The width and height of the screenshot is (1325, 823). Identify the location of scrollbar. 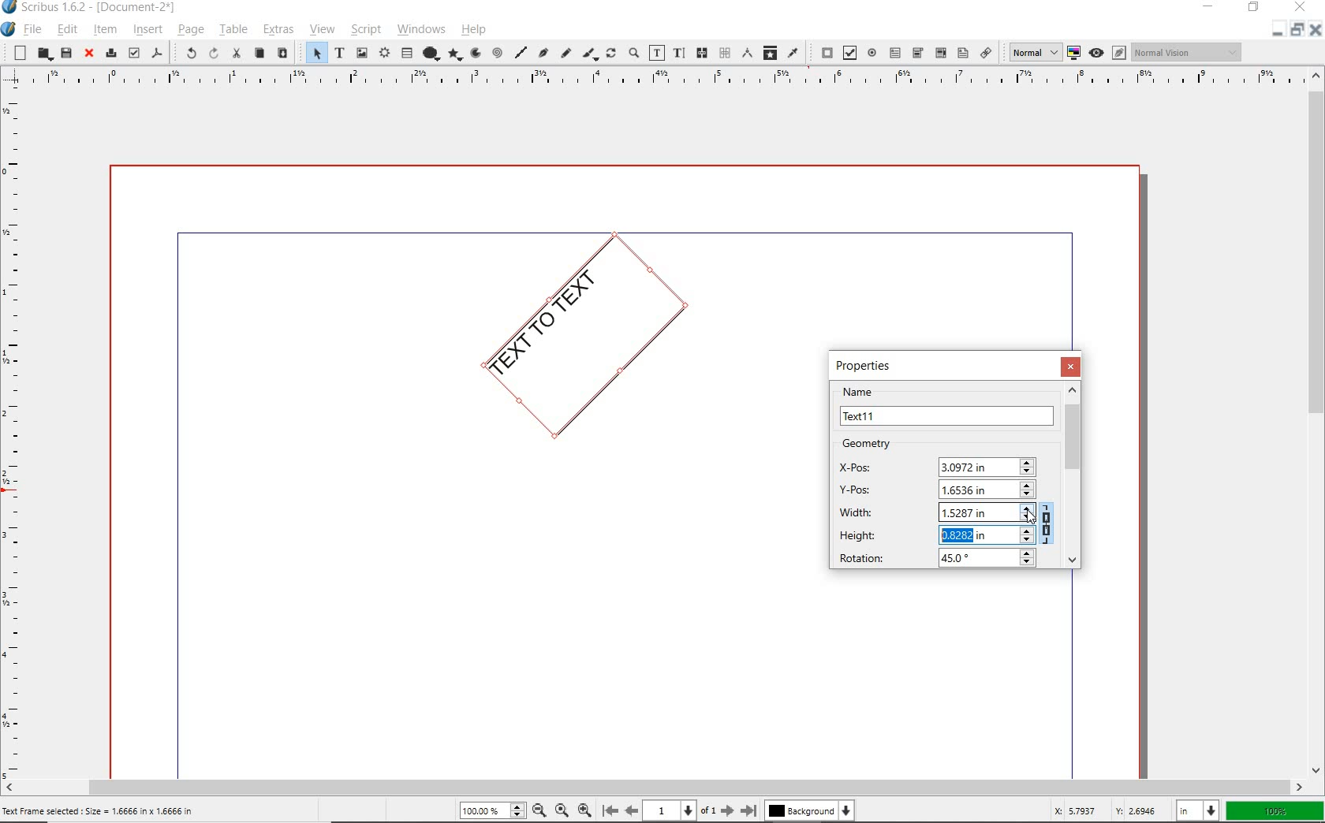
(1317, 422).